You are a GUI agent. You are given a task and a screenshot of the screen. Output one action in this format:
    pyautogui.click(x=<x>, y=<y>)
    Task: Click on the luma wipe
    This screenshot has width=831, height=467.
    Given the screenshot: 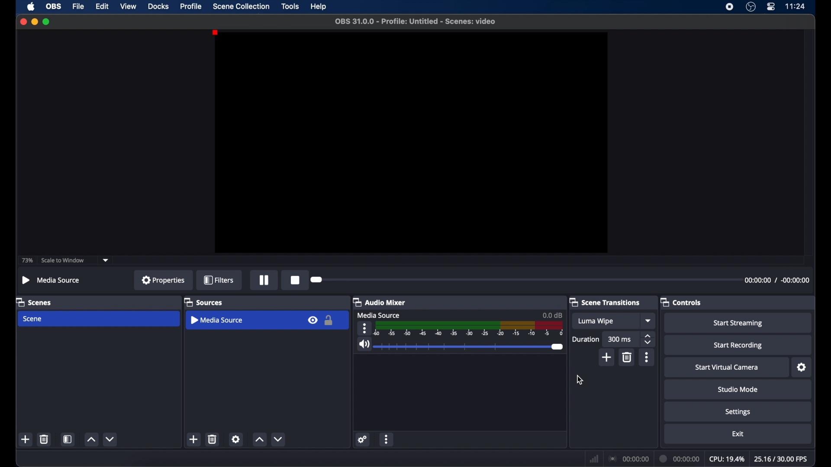 What is the action you would take?
    pyautogui.click(x=596, y=322)
    